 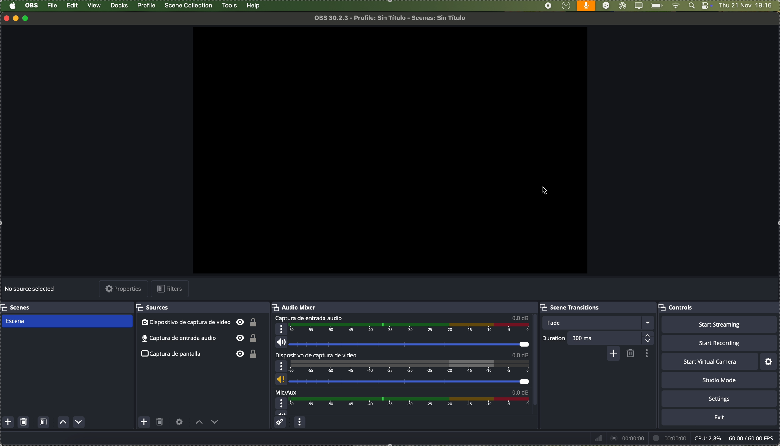 I want to click on move source up, so click(x=199, y=422).